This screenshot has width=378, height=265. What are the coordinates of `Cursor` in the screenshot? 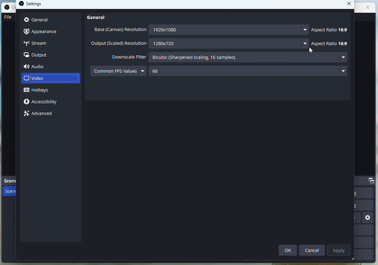 It's located at (311, 51).